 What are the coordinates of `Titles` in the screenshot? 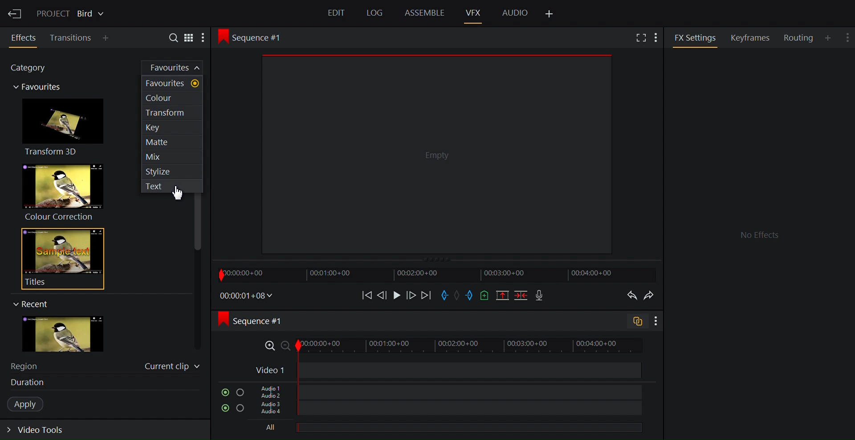 It's located at (63, 259).